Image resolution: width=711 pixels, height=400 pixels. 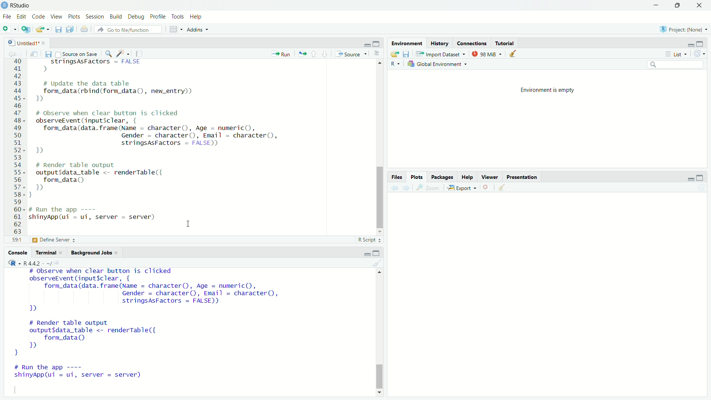 What do you see at coordinates (461, 188) in the screenshot?
I see `export` at bounding box center [461, 188].